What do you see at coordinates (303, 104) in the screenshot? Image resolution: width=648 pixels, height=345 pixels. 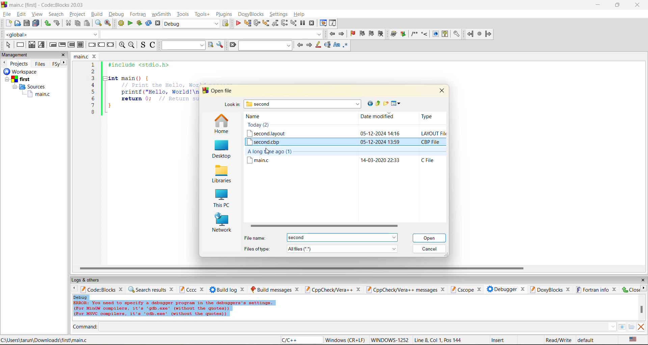 I see `folder name` at bounding box center [303, 104].